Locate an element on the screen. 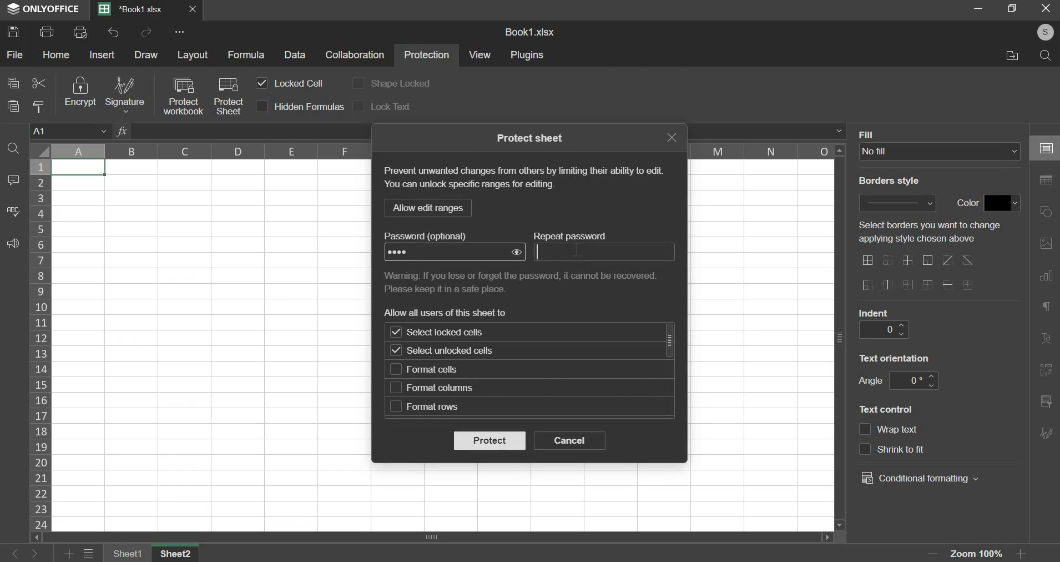 This screenshot has width=1060, height=562. text is located at coordinates (532, 137).